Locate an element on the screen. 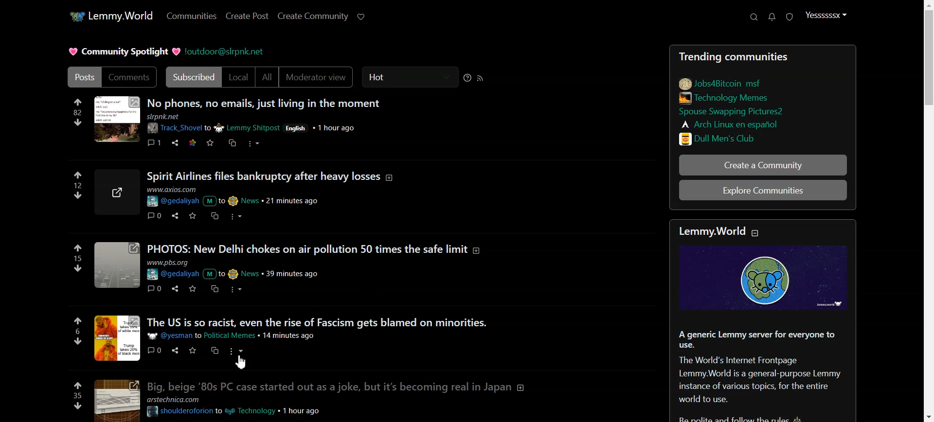 Image resolution: width=934 pixels, height=422 pixels. link is located at coordinates (728, 97).